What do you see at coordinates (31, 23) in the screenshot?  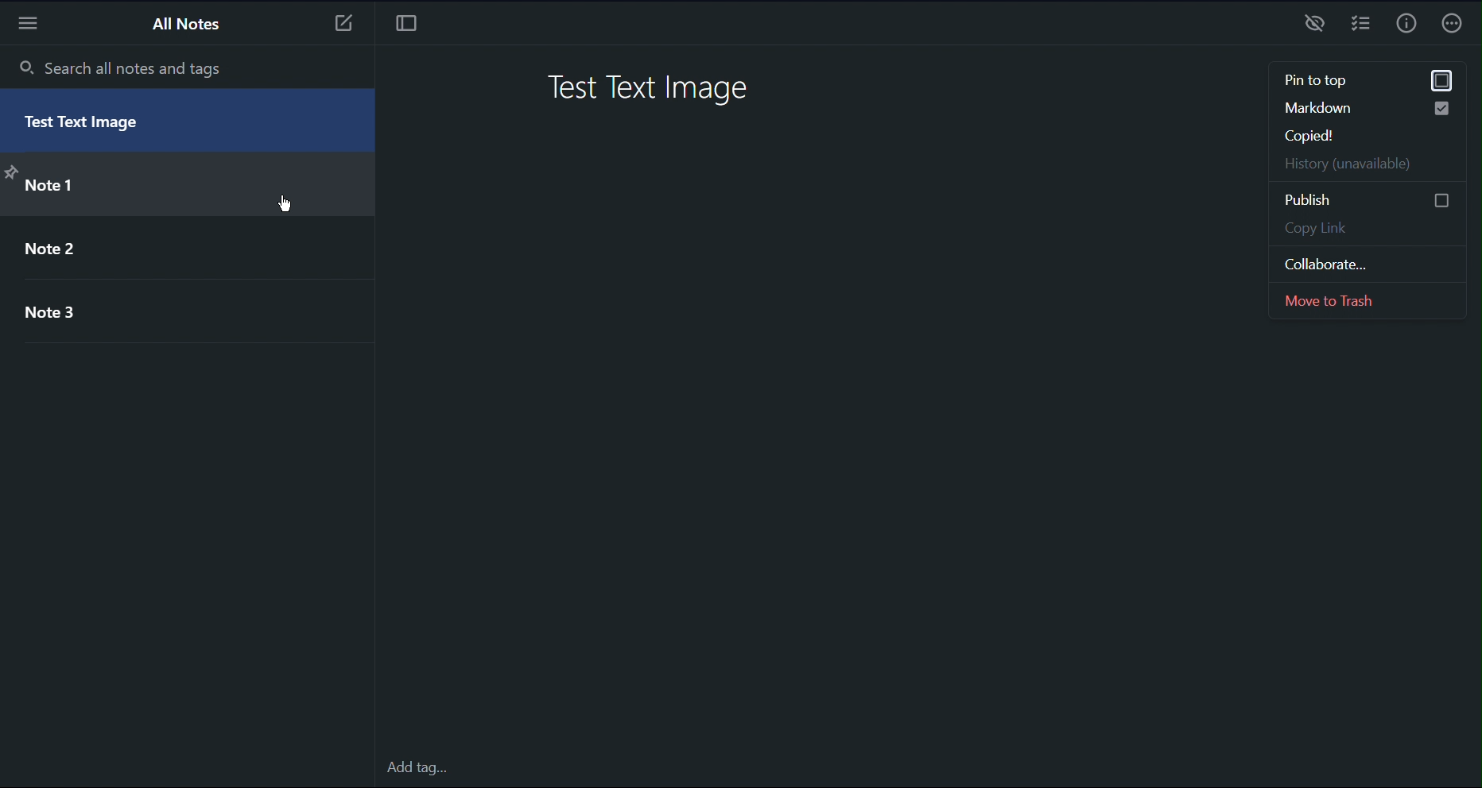 I see `More` at bounding box center [31, 23].